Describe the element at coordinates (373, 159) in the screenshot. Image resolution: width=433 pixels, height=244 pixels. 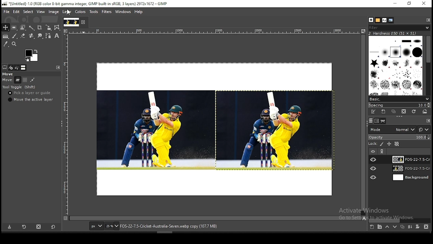
I see `layer visibility on/off` at that location.